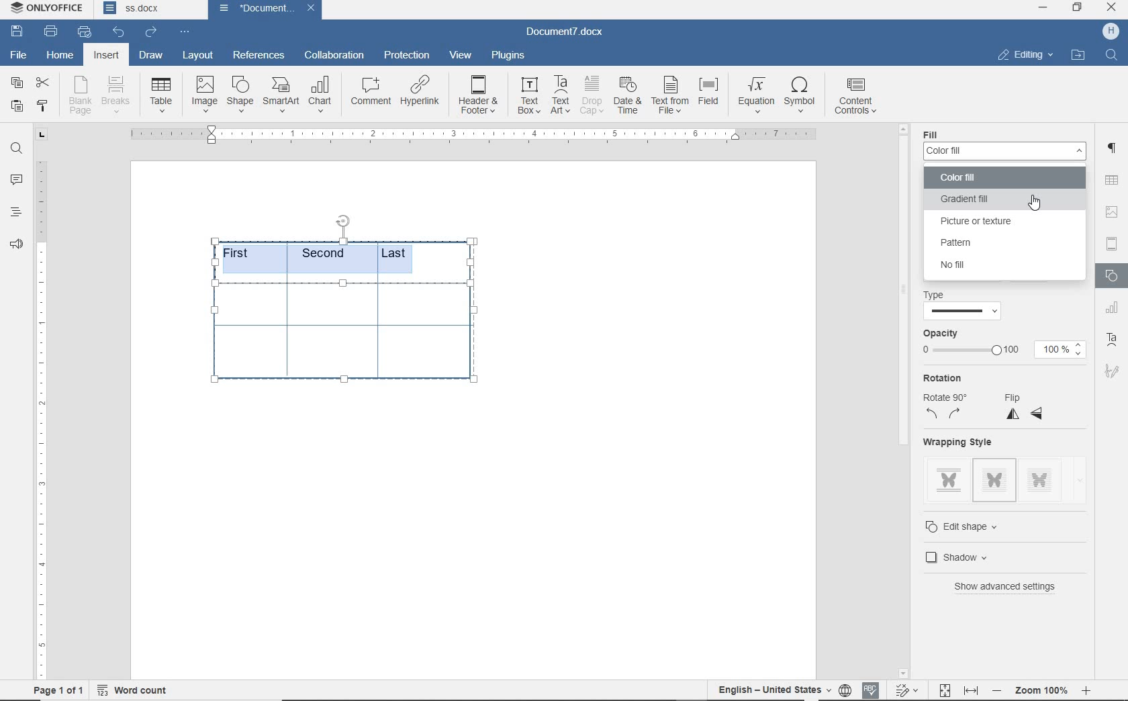  What do you see at coordinates (17, 180) in the screenshot?
I see `comments` at bounding box center [17, 180].